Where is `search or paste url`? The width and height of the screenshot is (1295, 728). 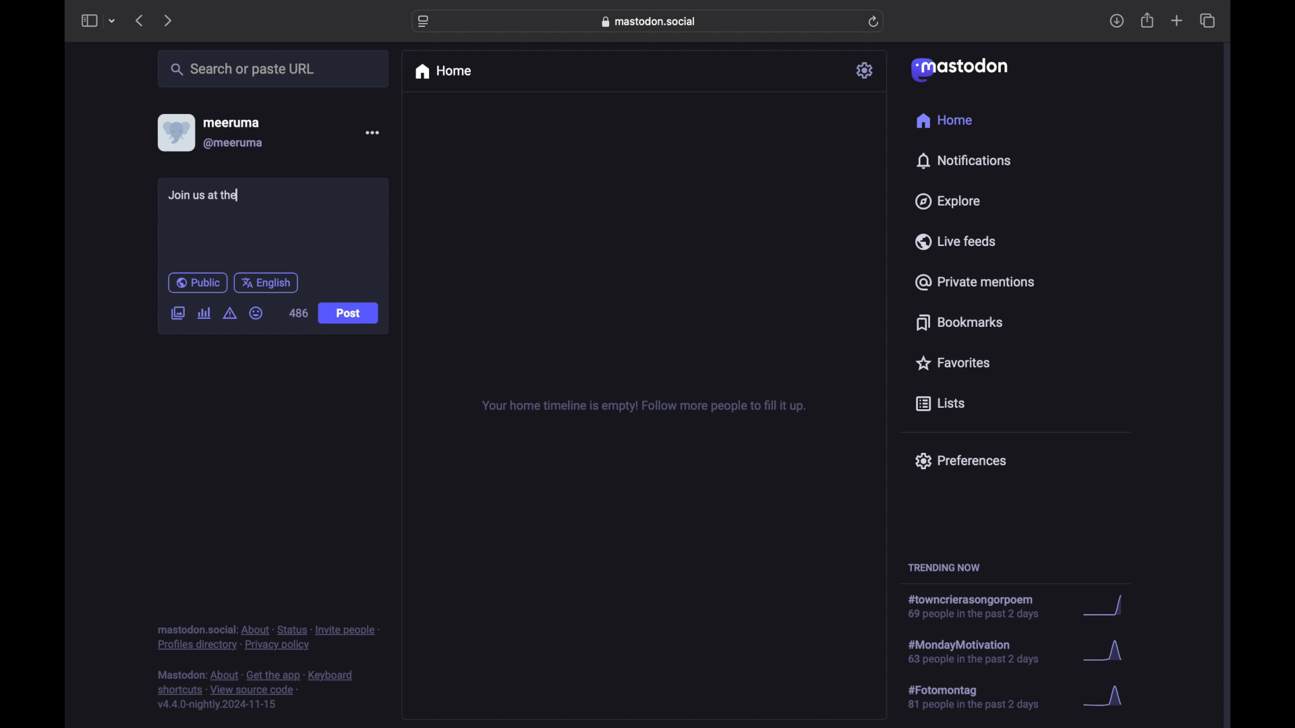 search or paste url is located at coordinates (242, 69).